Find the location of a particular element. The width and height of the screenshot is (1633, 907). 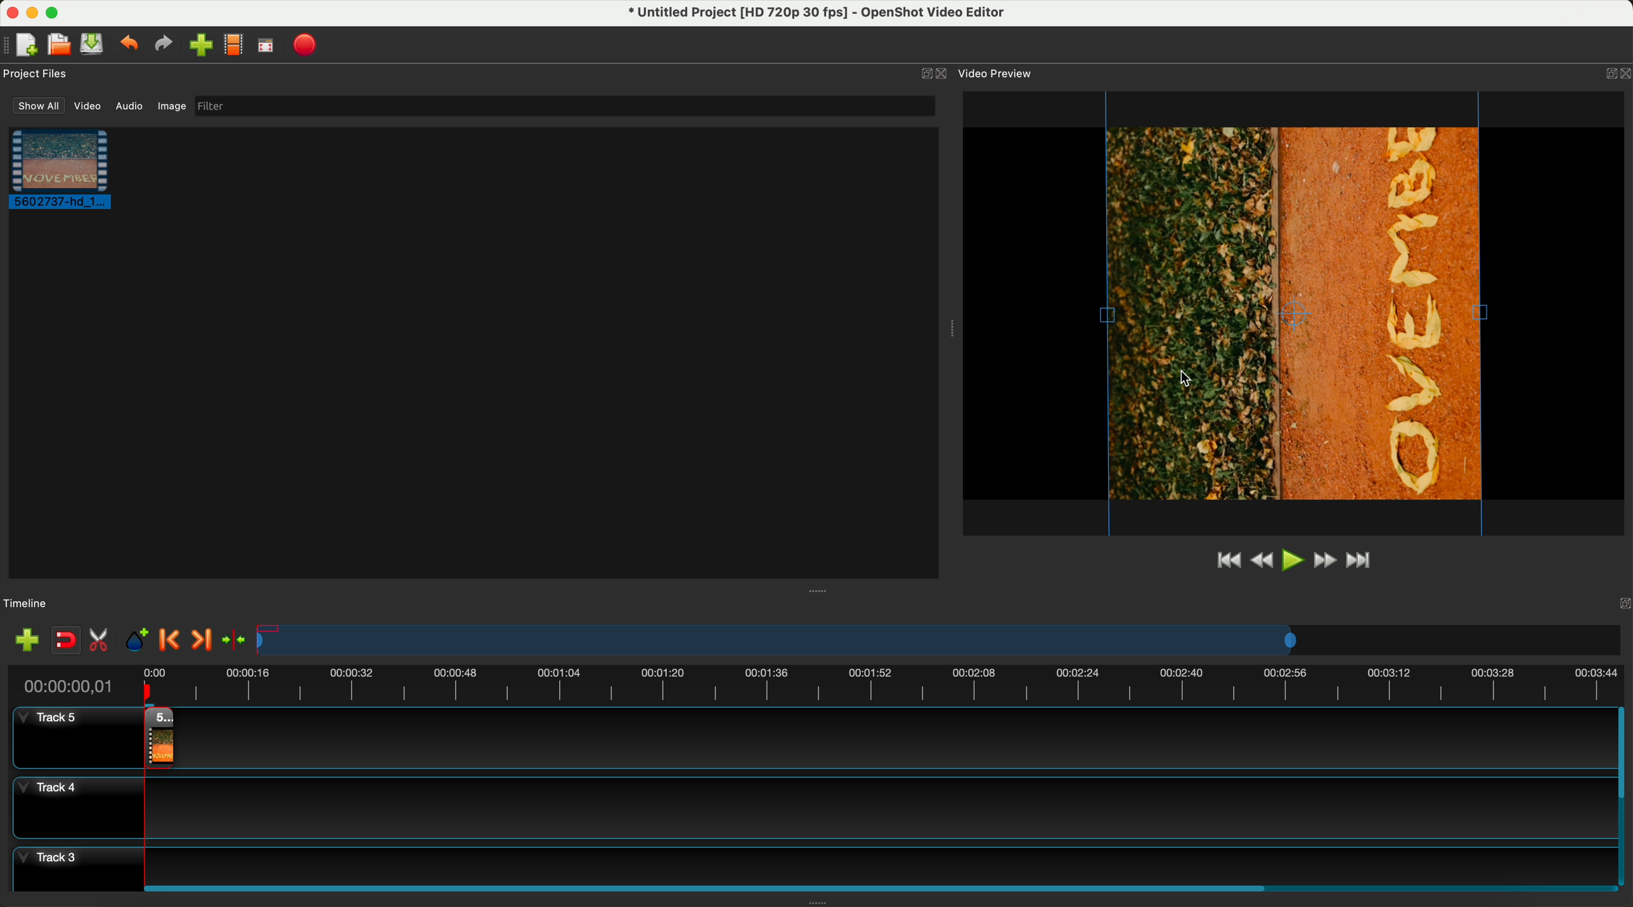

close is located at coordinates (944, 75).